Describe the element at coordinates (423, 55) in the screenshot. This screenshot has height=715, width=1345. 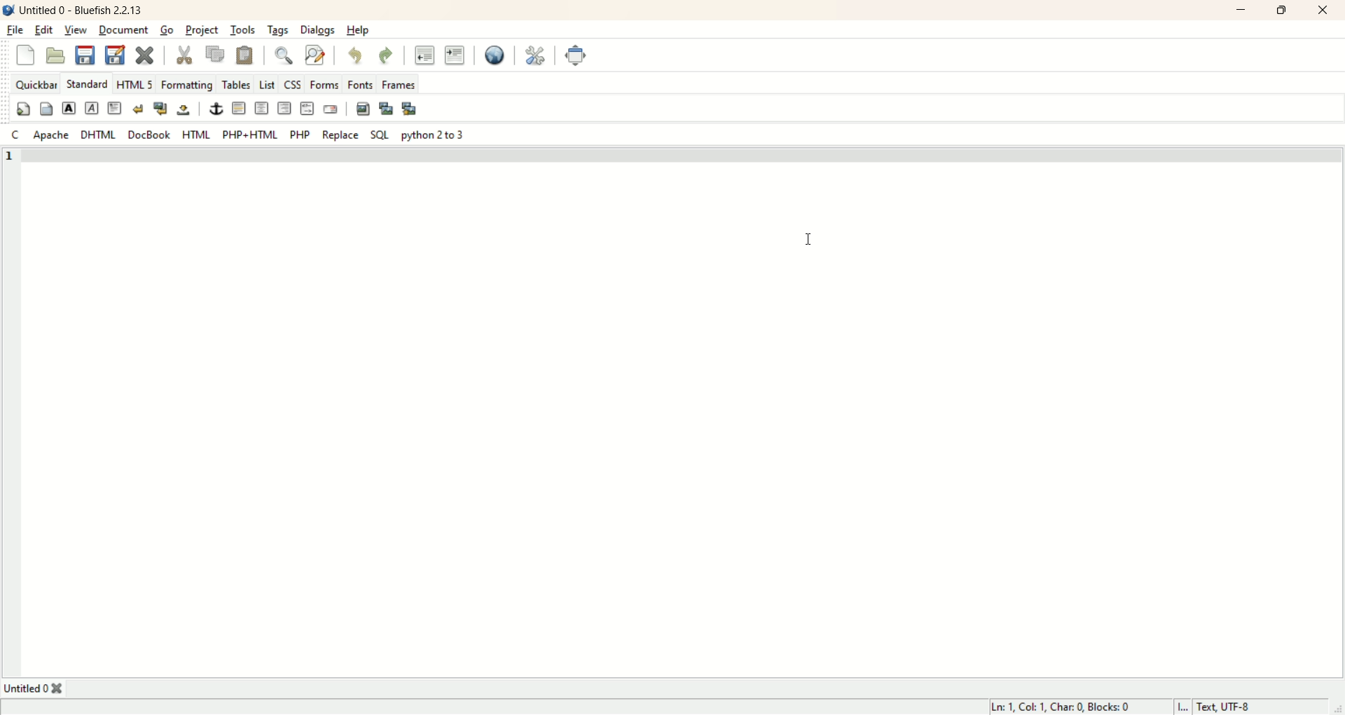
I see `unindent` at that location.